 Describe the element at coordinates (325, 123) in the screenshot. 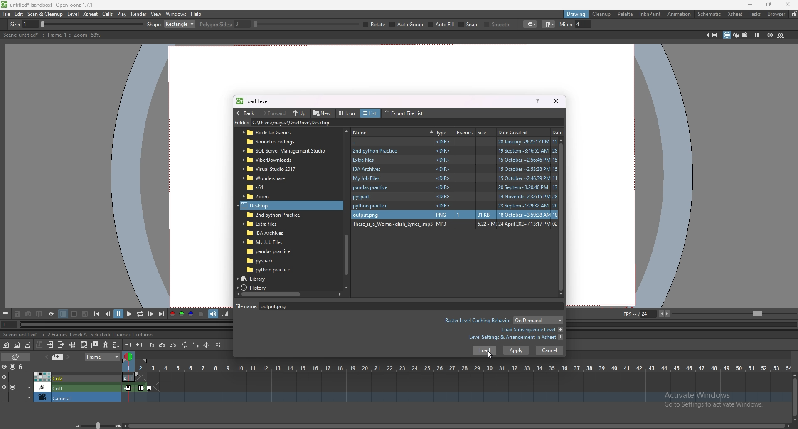

I see `folder` at that location.